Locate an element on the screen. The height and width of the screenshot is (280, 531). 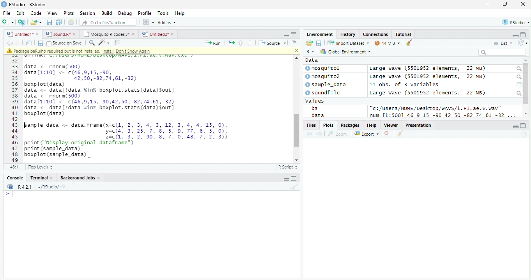
minimize is located at coordinates (515, 126).